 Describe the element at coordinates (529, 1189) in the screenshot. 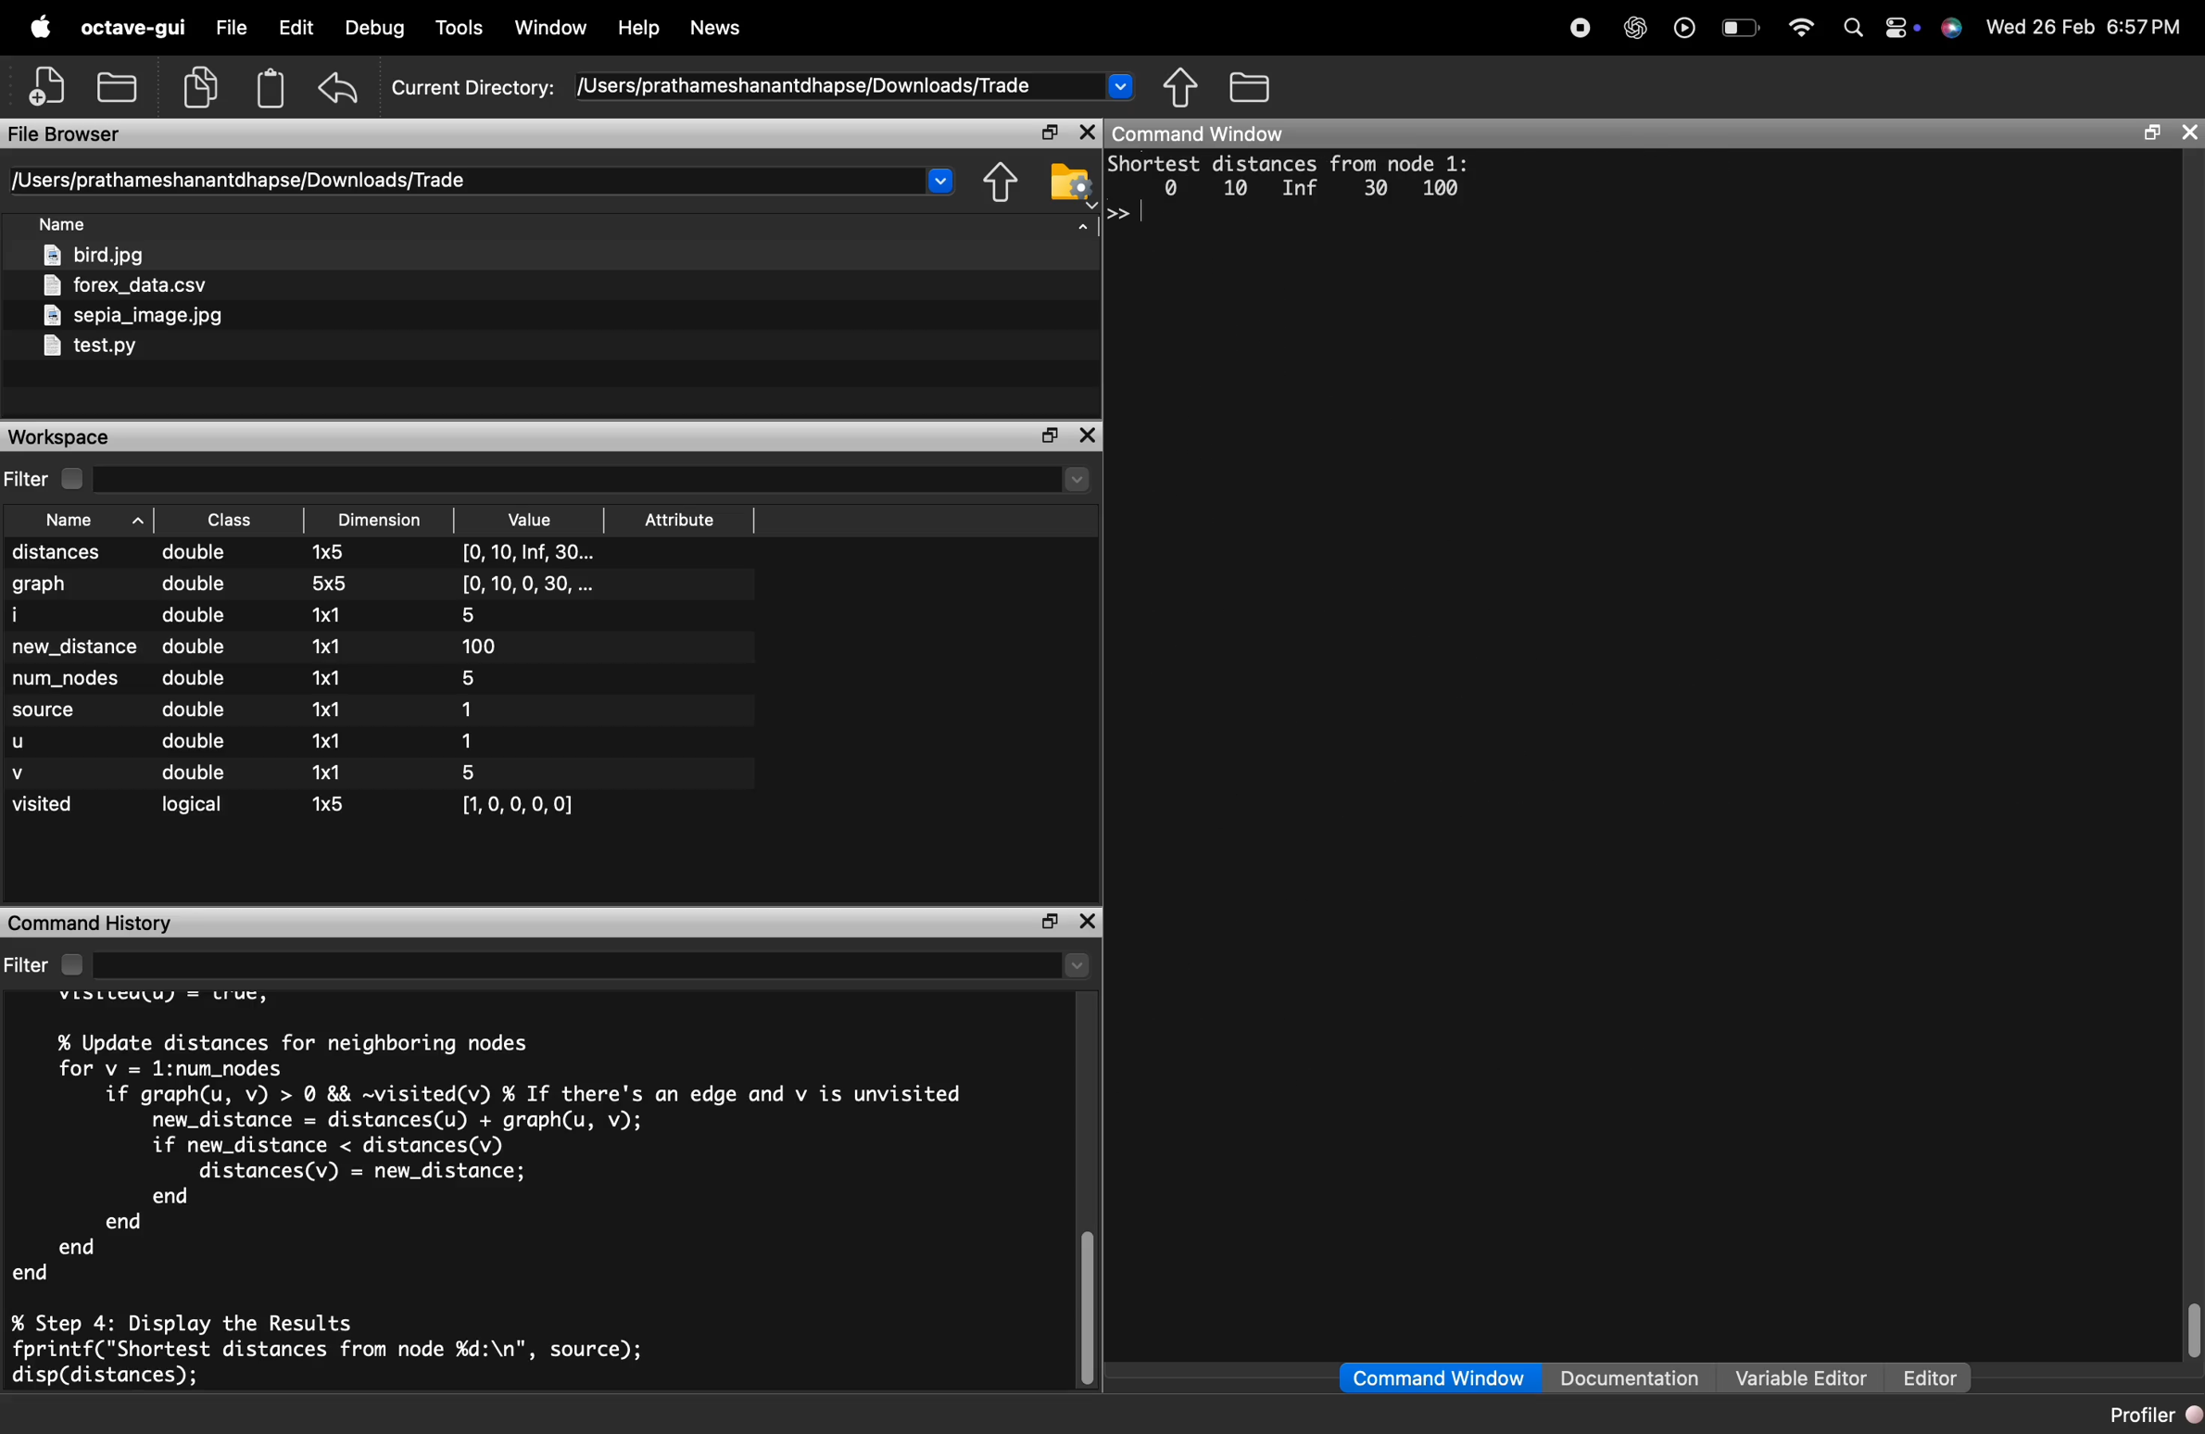

I see `console code - >> Dijkstra's Shortest Path Algorithm in GNU Octave clc; clear; close all; % Clean workspace Step 1: Define Graph as an Adjacency Matrix graph [0 10 0 30 100; 10 0 50 00: 0 50 0 20 10: 30 0 20 0 60; 100 0 10 60 0]; num_nodes = size(graph, 1); source = 1; % Start from node 1 Step 2: Initialize Distance and Visited Arrays distances inf(1, num_nodes); distances (source) = 0; visited false(1, num_nodes); Step 3: Implement Dijkstra's Algorithm for i = 1:num_nodes % Find the unvisited node with the smallest distance [ , u] = min(distances. -visited); visited(u) = true; % Update distances for neighboring nodes for v 1:num_nodes if graph(u, v) > 0 && visited(v) % If there's an edge and v is unvisited new_distance distances(u) + graph(u, v); if new_distance < distances (v) distances(v) new_distance; end end end eno` at that location.